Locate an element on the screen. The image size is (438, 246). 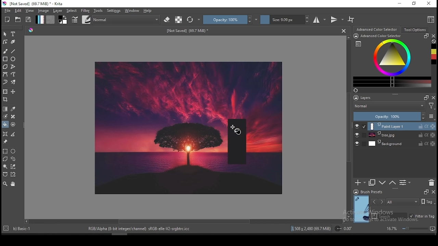
freehand path tool is located at coordinates (13, 74).